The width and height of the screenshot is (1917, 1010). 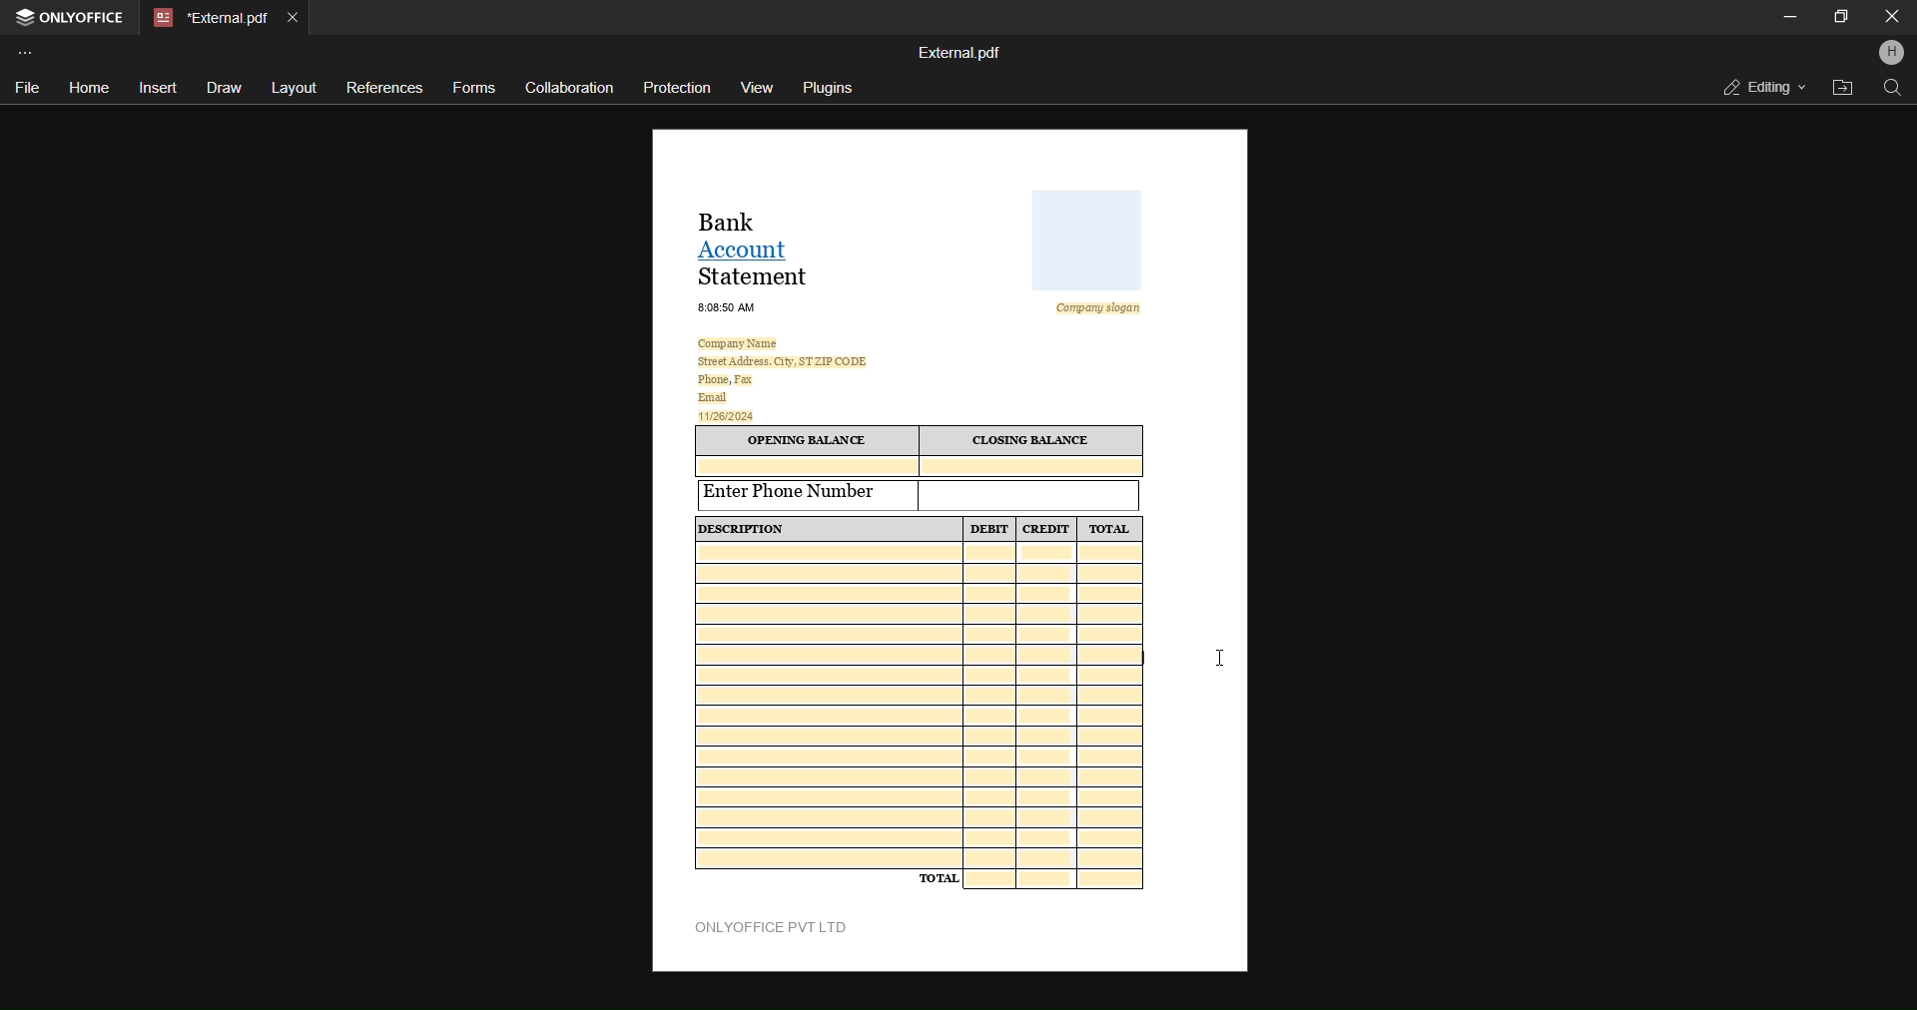 I want to click on CLOSING BALANCE, so click(x=1033, y=441).